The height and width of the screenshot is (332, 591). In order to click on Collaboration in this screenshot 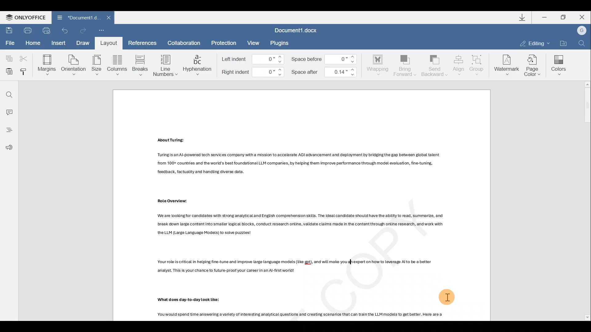, I will do `click(187, 42)`.